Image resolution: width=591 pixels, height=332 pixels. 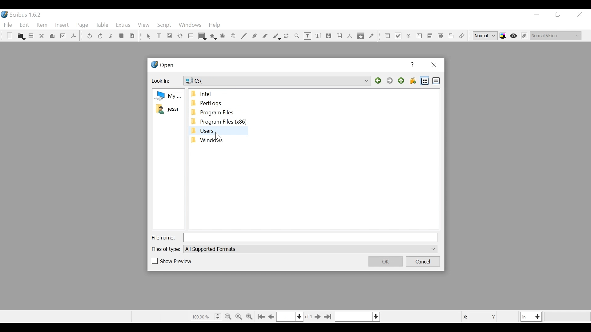 I want to click on my Computer, so click(x=167, y=95).